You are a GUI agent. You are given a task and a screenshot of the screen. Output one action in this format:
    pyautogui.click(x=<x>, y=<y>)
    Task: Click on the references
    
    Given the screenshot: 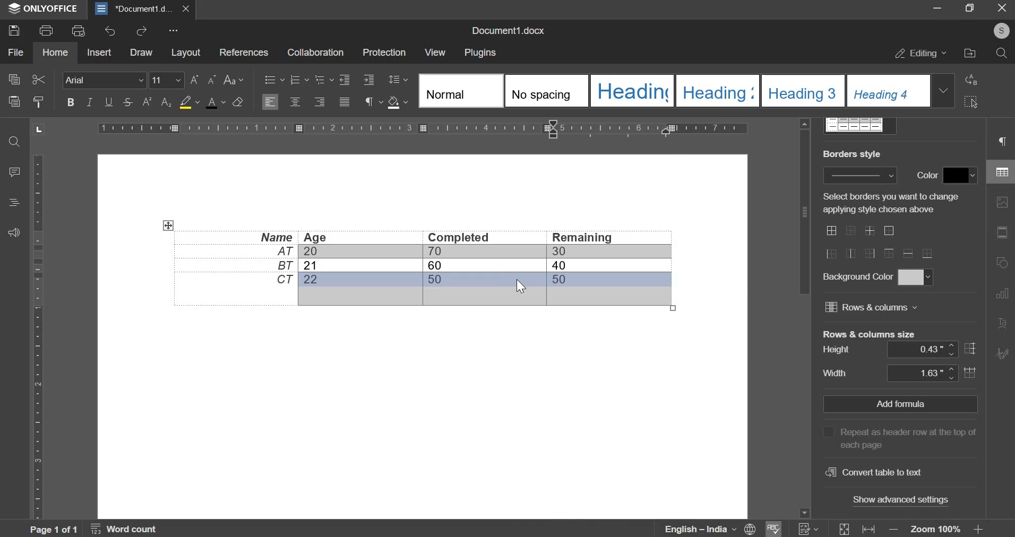 What is the action you would take?
    pyautogui.click(x=243, y=50)
    